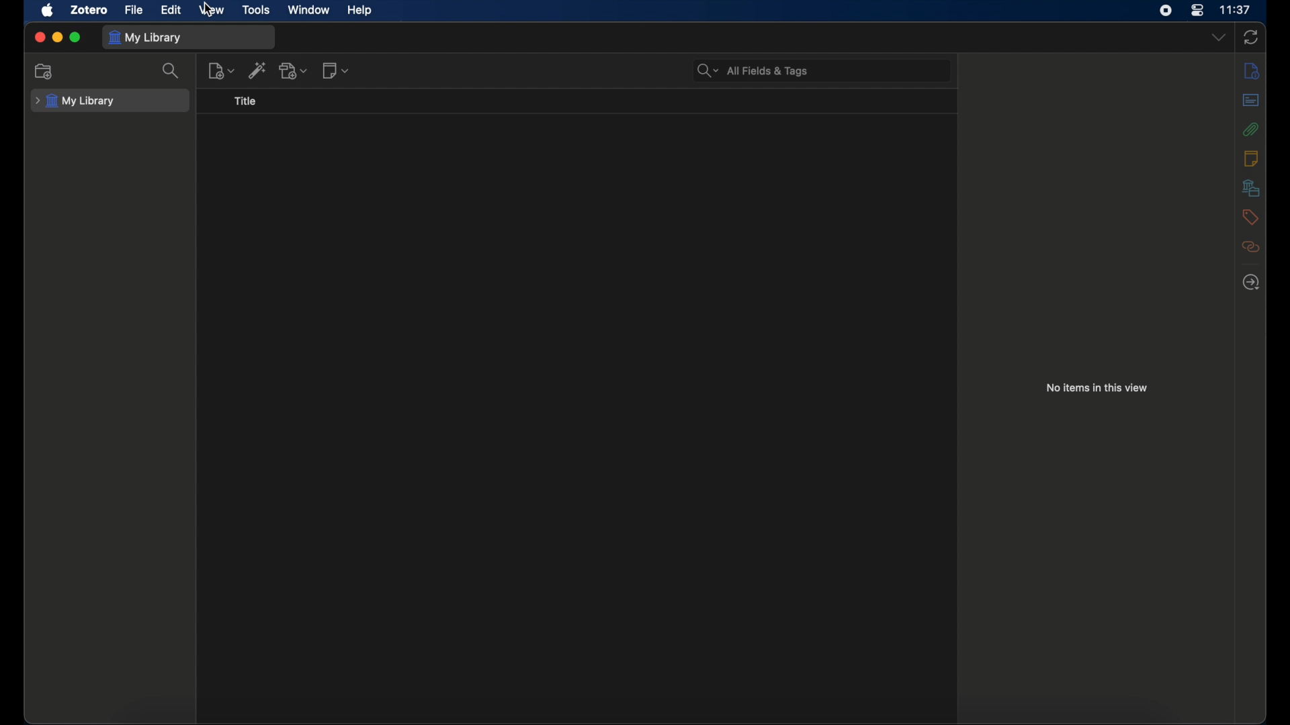 The image size is (1290, 725). What do you see at coordinates (171, 9) in the screenshot?
I see `edit` at bounding box center [171, 9].